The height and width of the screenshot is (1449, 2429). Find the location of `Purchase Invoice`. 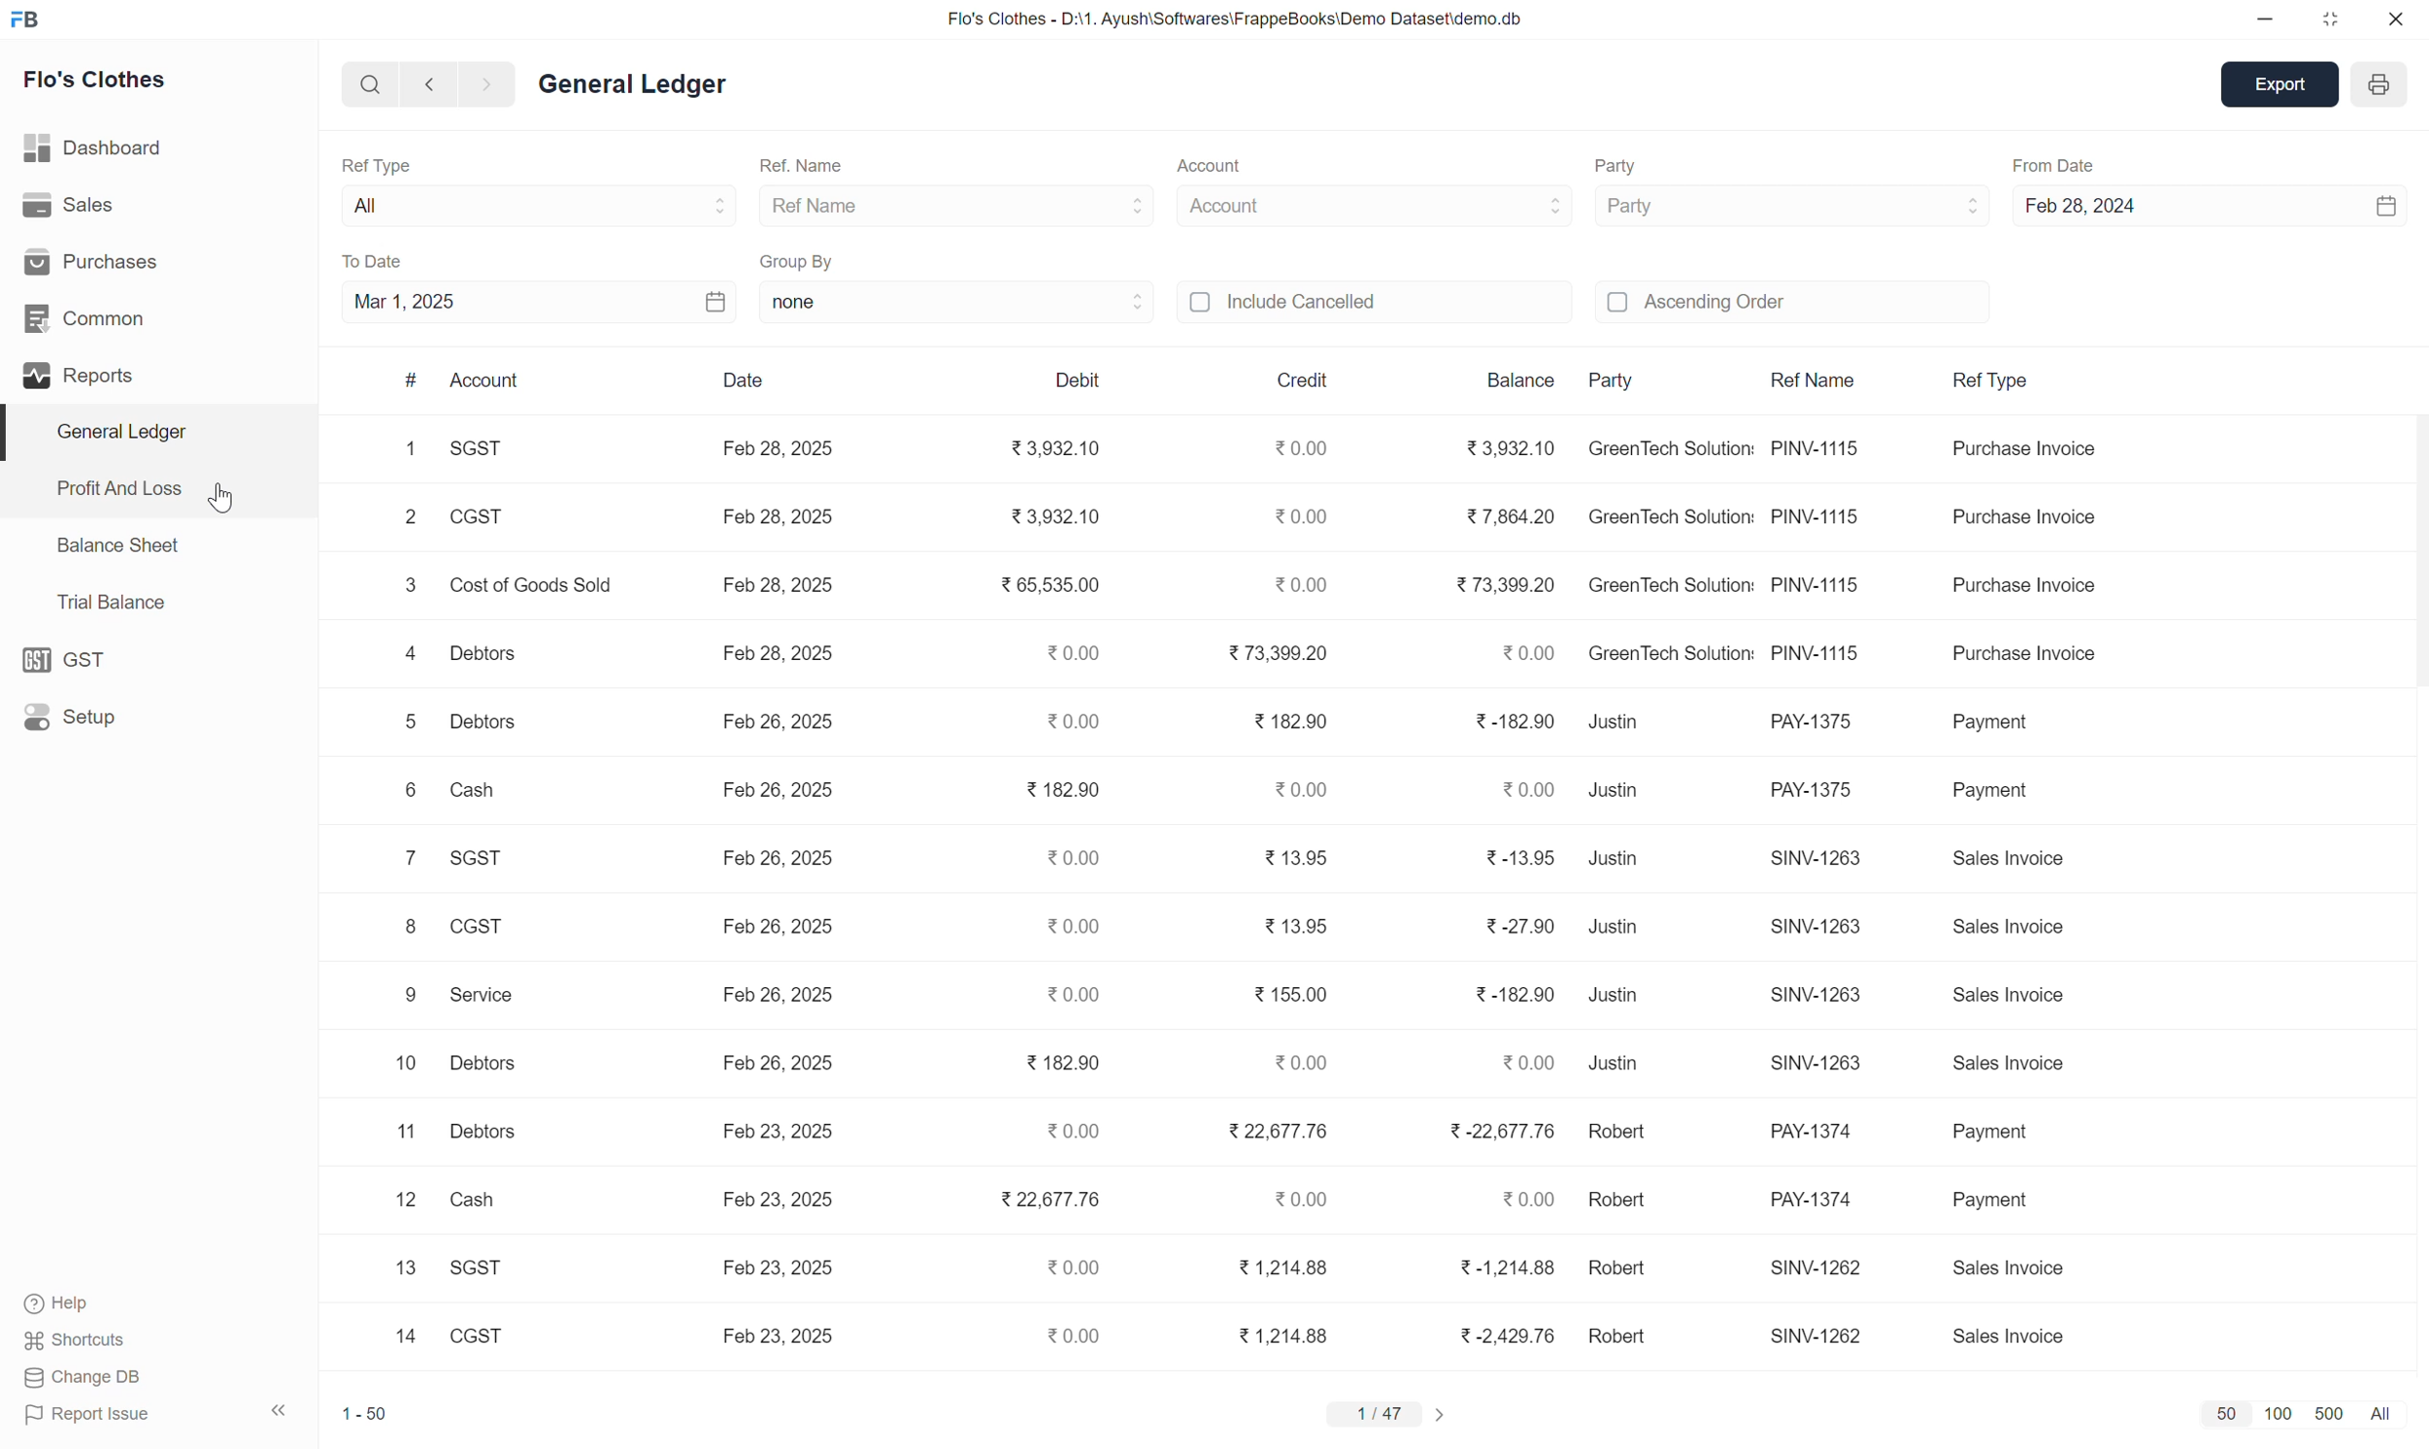

Purchase Invoice is located at coordinates (2026, 518).